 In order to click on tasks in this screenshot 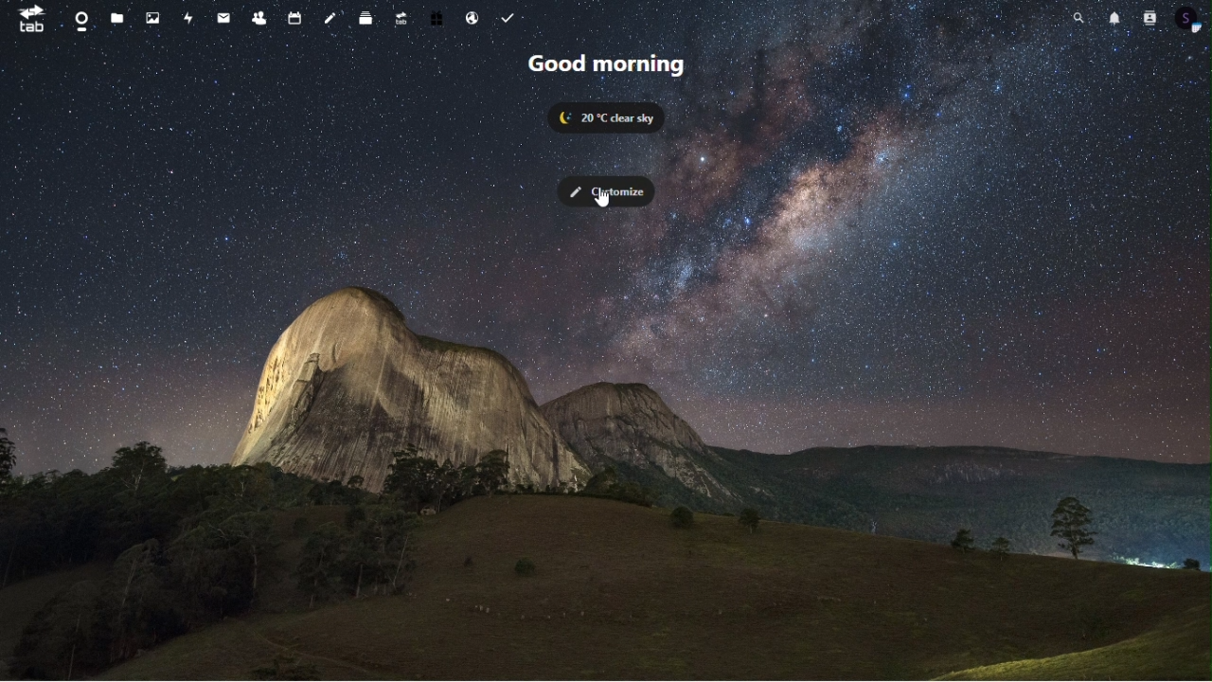, I will do `click(508, 16)`.